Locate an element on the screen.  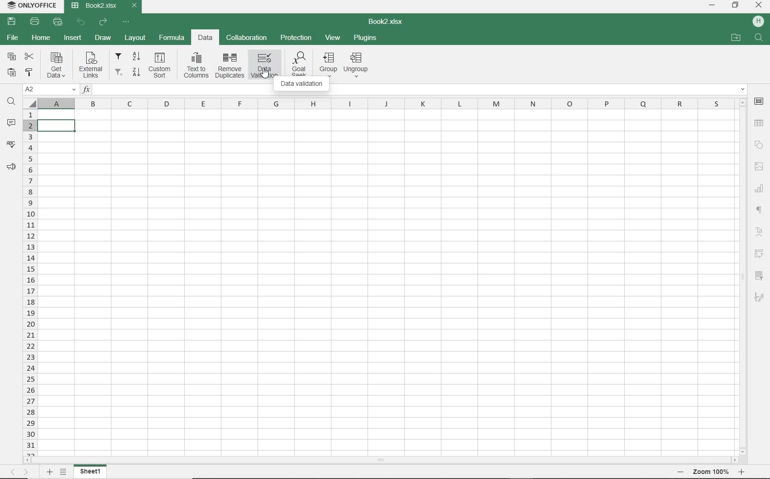
CURSOR is located at coordinates (265, 73).